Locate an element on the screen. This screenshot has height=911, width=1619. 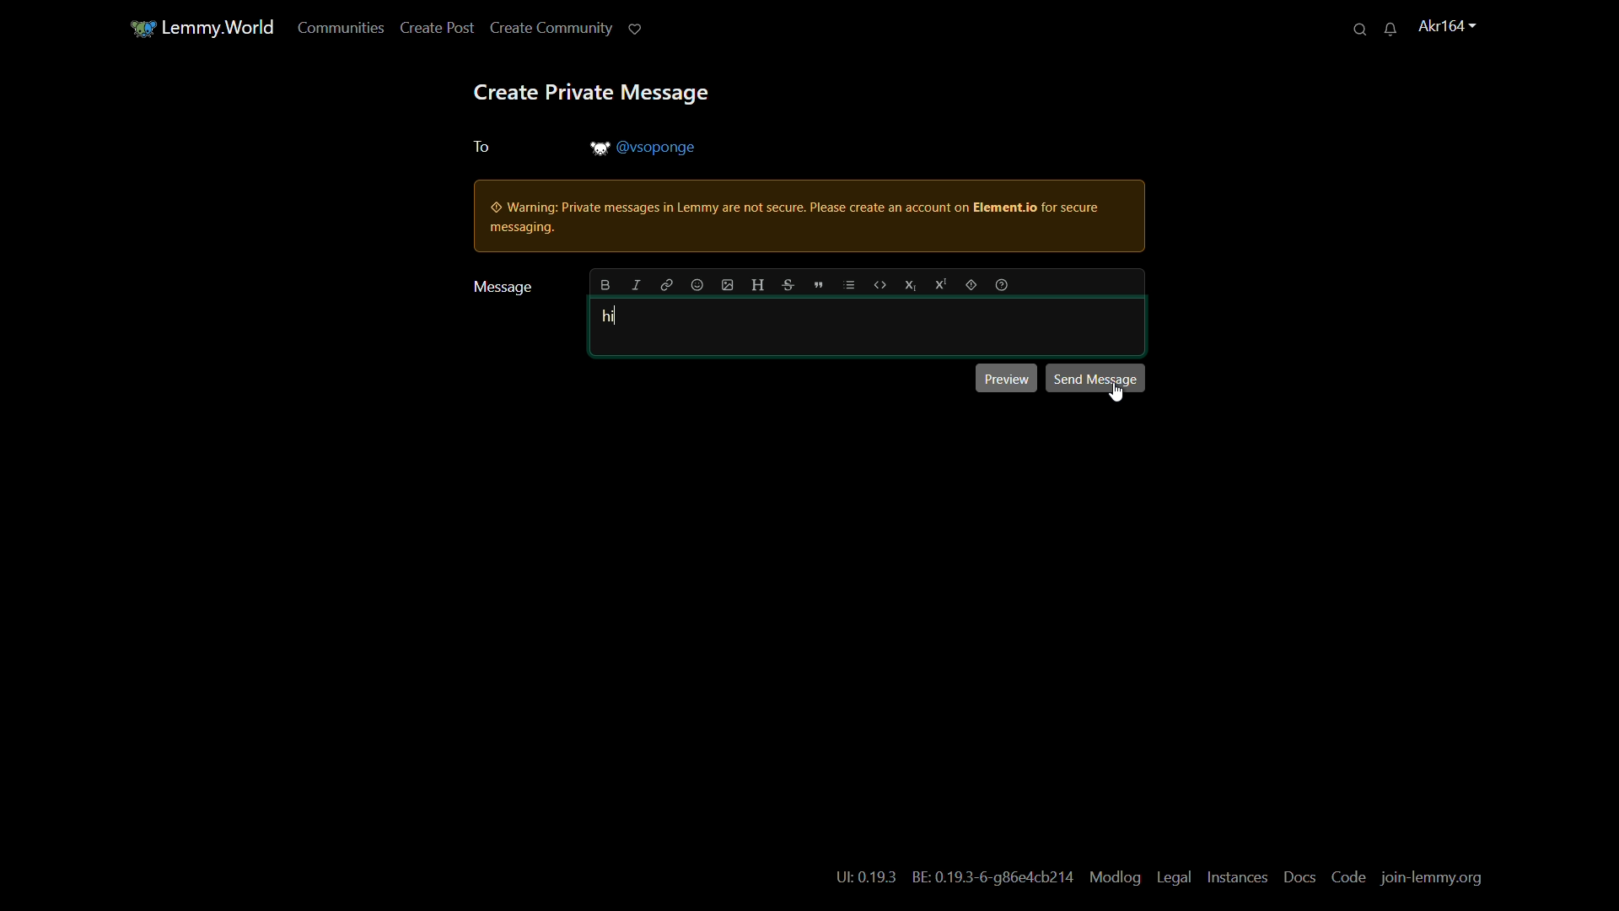
message is located at coordinates (500, 286).